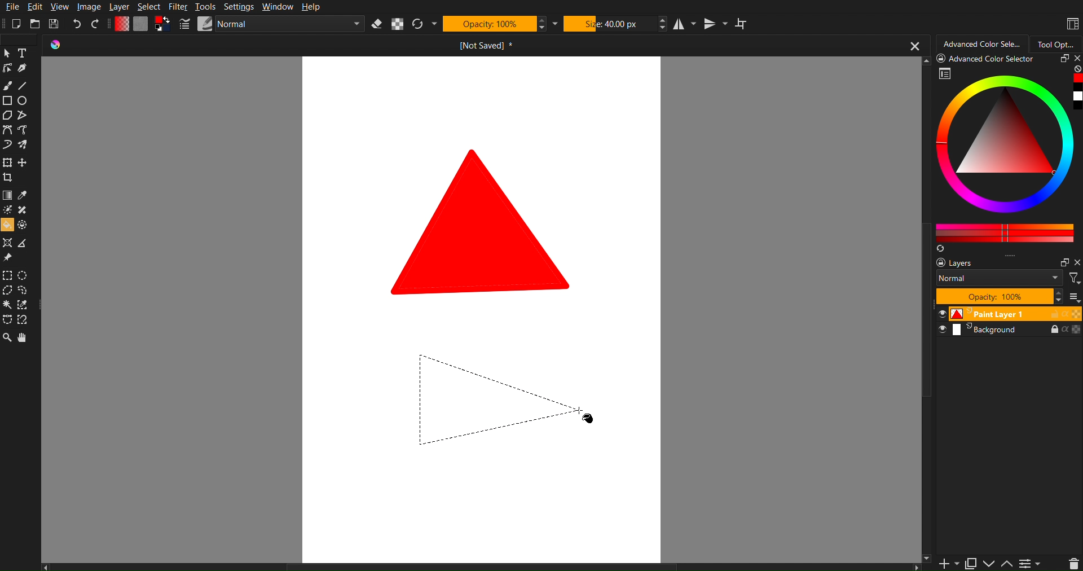 Image resolution: width=1083 pixels, height=571 pixels. Describe the element at coordinates (24, 226) in the screenshot. I see `dotted` at that location.